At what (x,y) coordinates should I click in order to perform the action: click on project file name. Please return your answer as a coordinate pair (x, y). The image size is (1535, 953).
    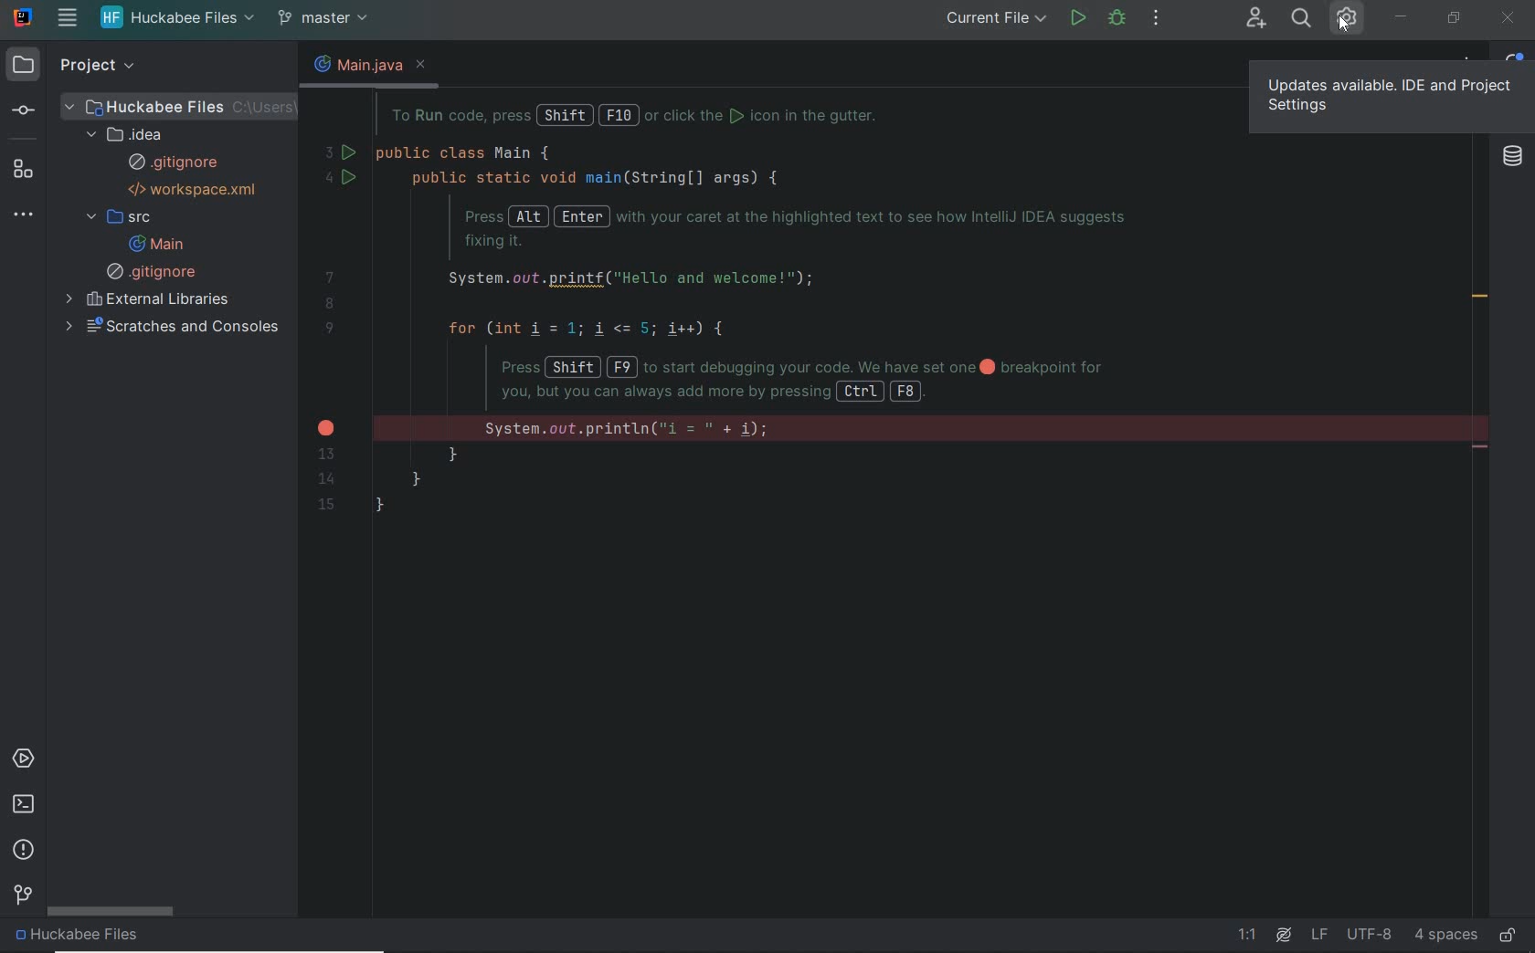
    Looking at the image, I should click on (177, 19).